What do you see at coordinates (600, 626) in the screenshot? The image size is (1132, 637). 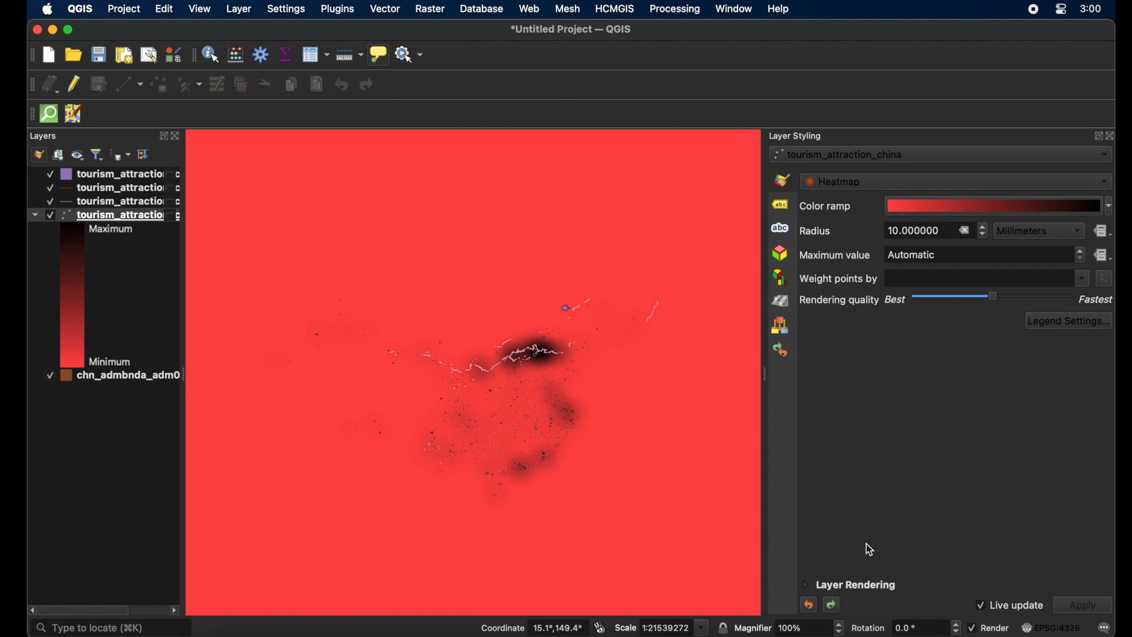 I see `toggle extents and mouse display position` at bounding box center [600, 626].